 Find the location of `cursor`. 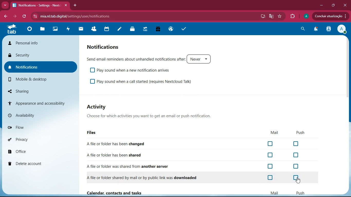

cursor is located at coordinates (300, 182).